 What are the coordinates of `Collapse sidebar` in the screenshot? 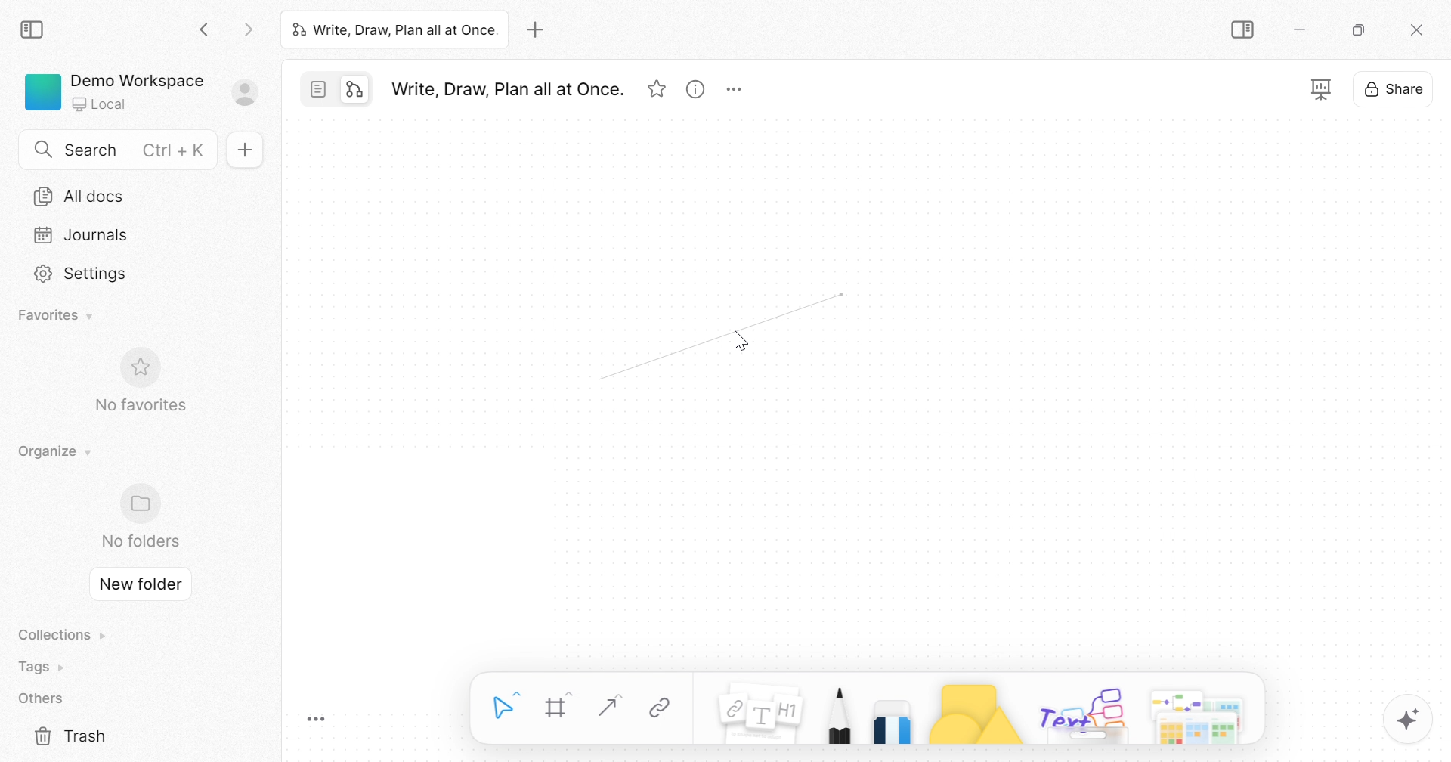 It's located at (34, 29).